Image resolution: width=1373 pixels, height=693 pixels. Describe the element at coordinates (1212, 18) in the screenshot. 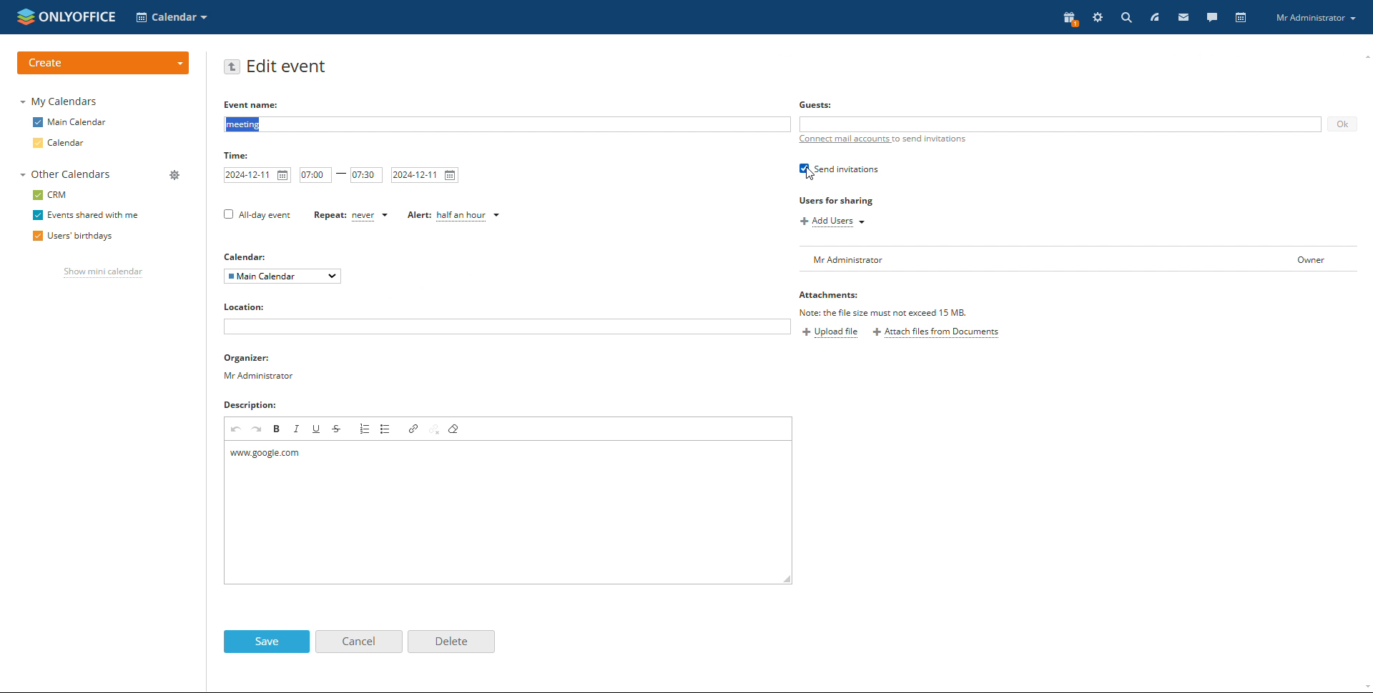

I see `talk` at that location.